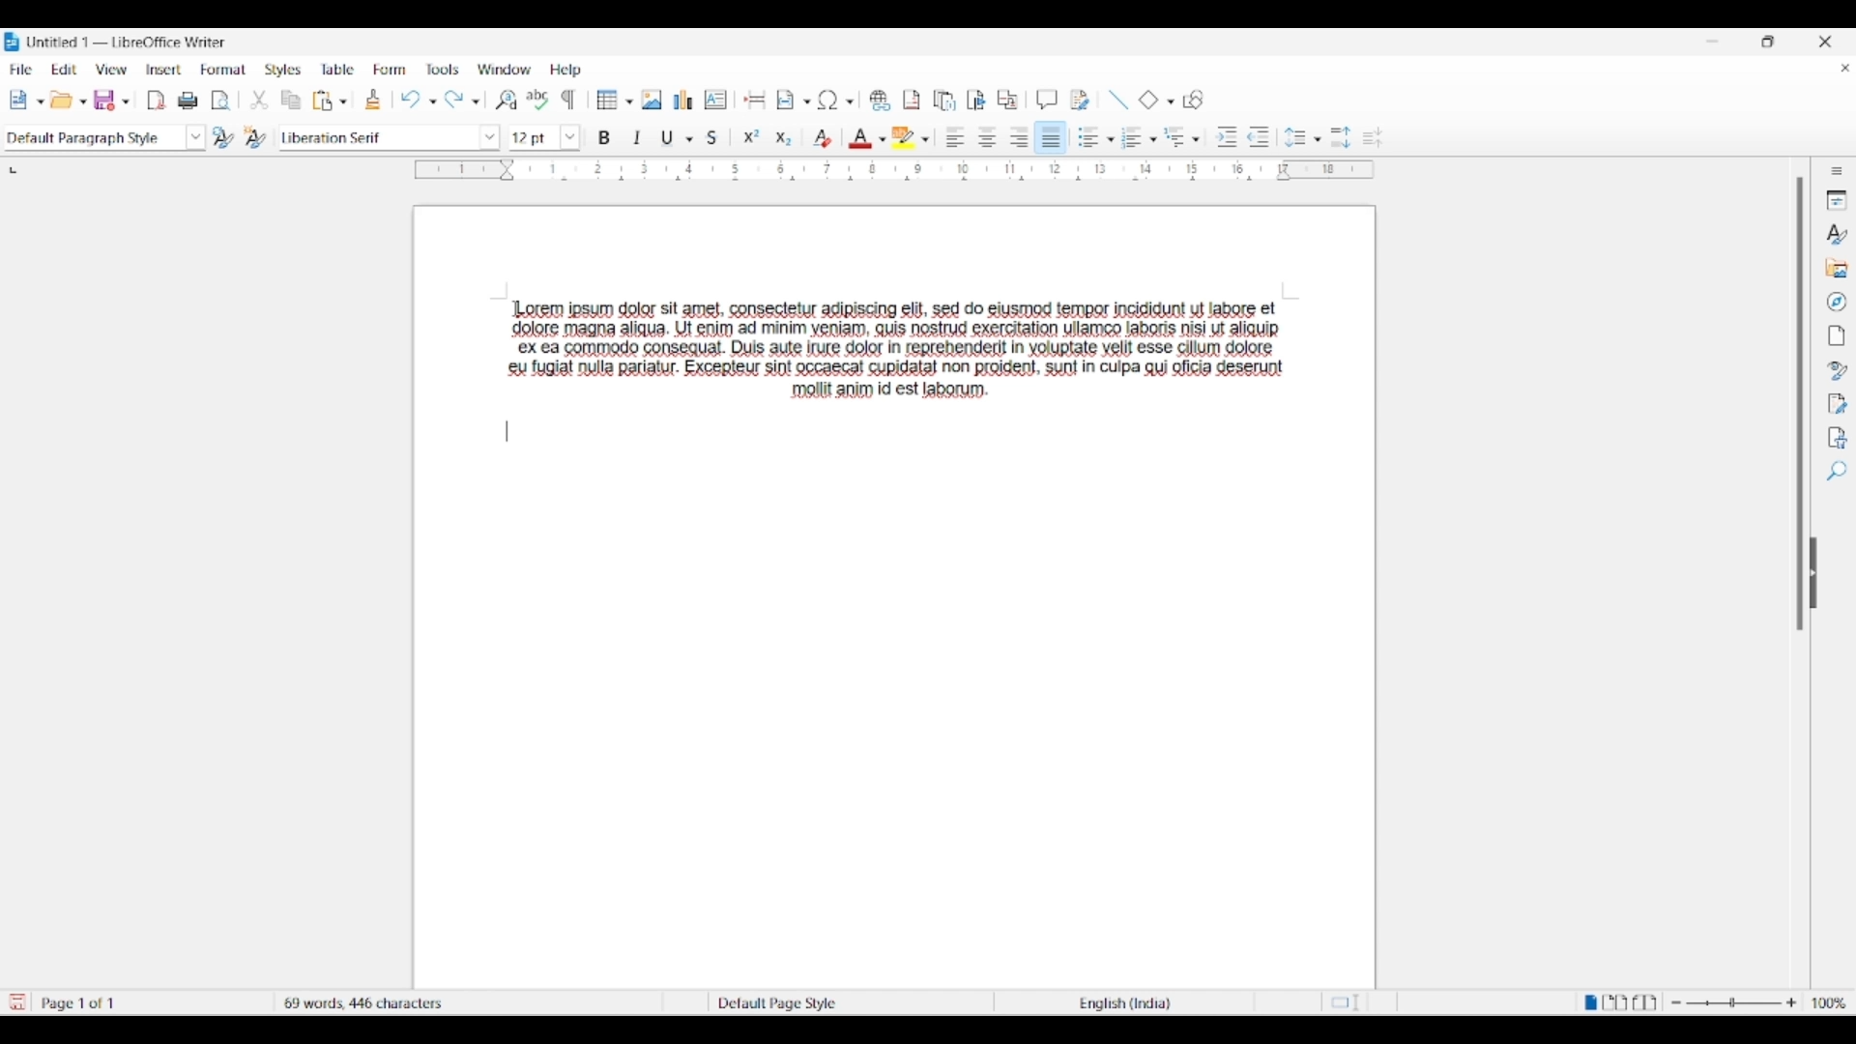 Image resolution: width=1856 pixels, height=1044 pixels. What do you see at coordinates (1081, 101) in the screenshot?
I see `Show track changes functions` at bounding box center [1081, 101].